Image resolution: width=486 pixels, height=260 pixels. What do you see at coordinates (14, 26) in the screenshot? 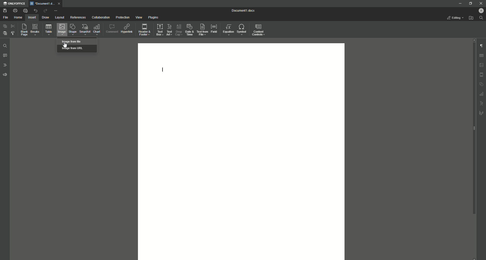
I see `Cut` at bounding box center [14, 26].